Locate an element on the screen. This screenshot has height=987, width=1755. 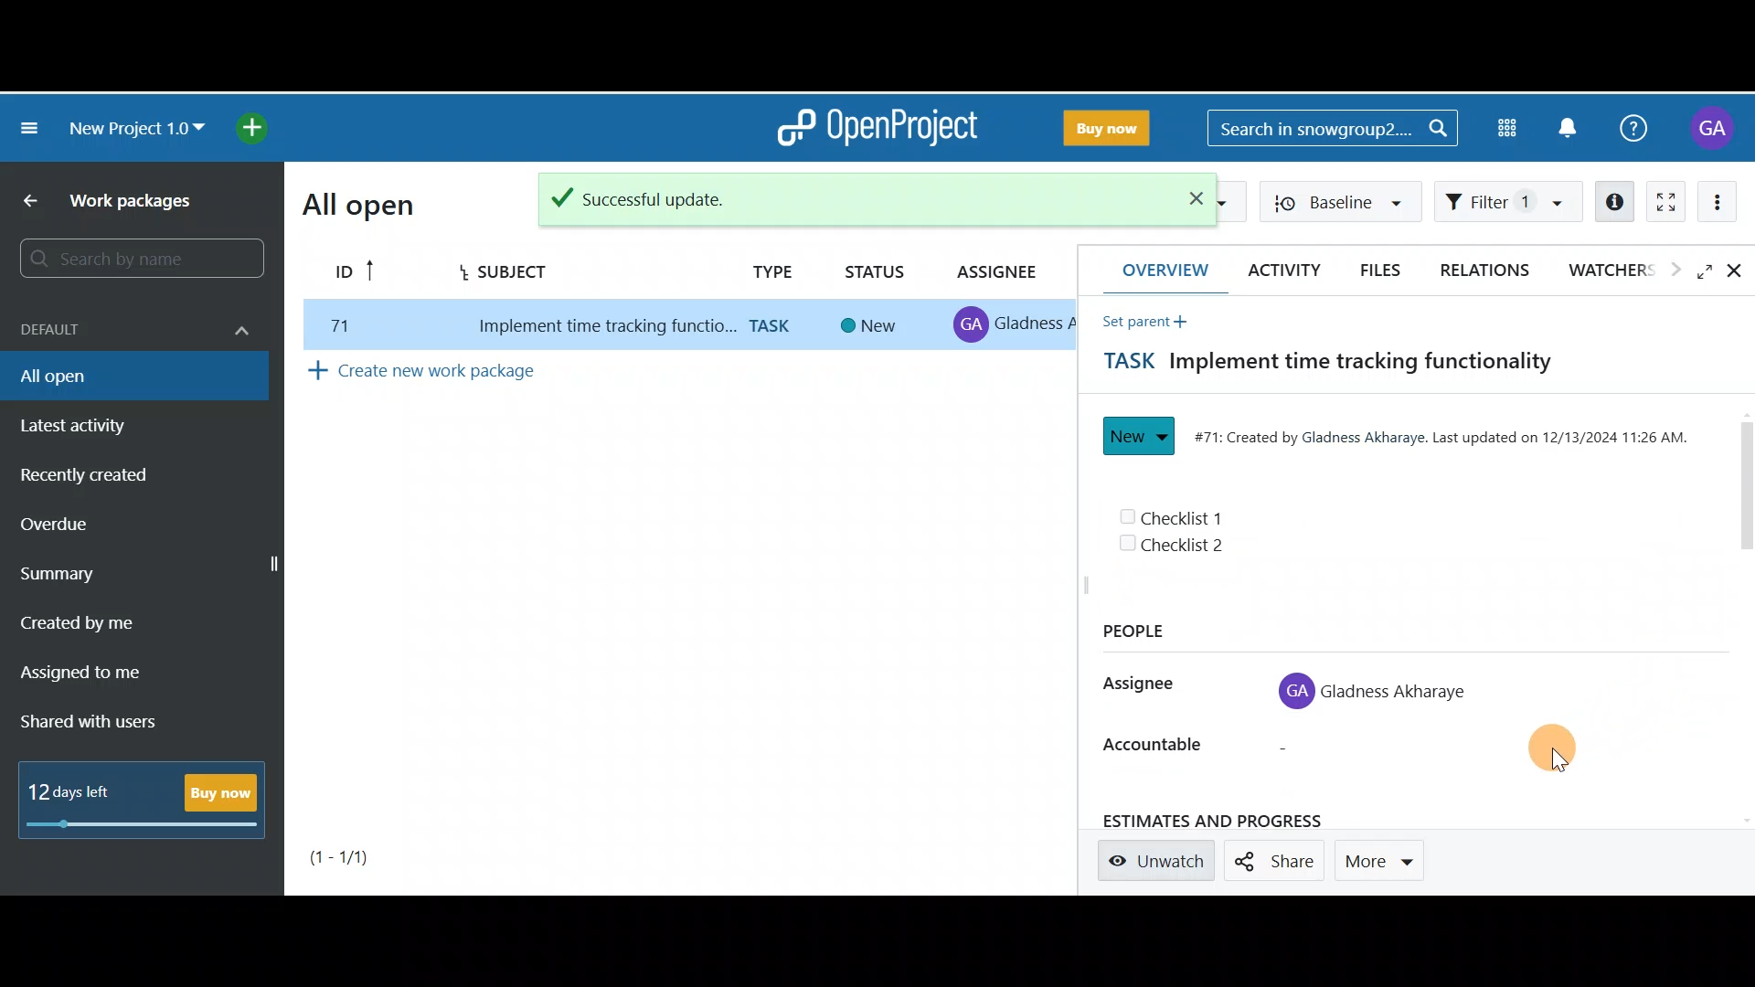
ID is located at coordinates (349, 273).